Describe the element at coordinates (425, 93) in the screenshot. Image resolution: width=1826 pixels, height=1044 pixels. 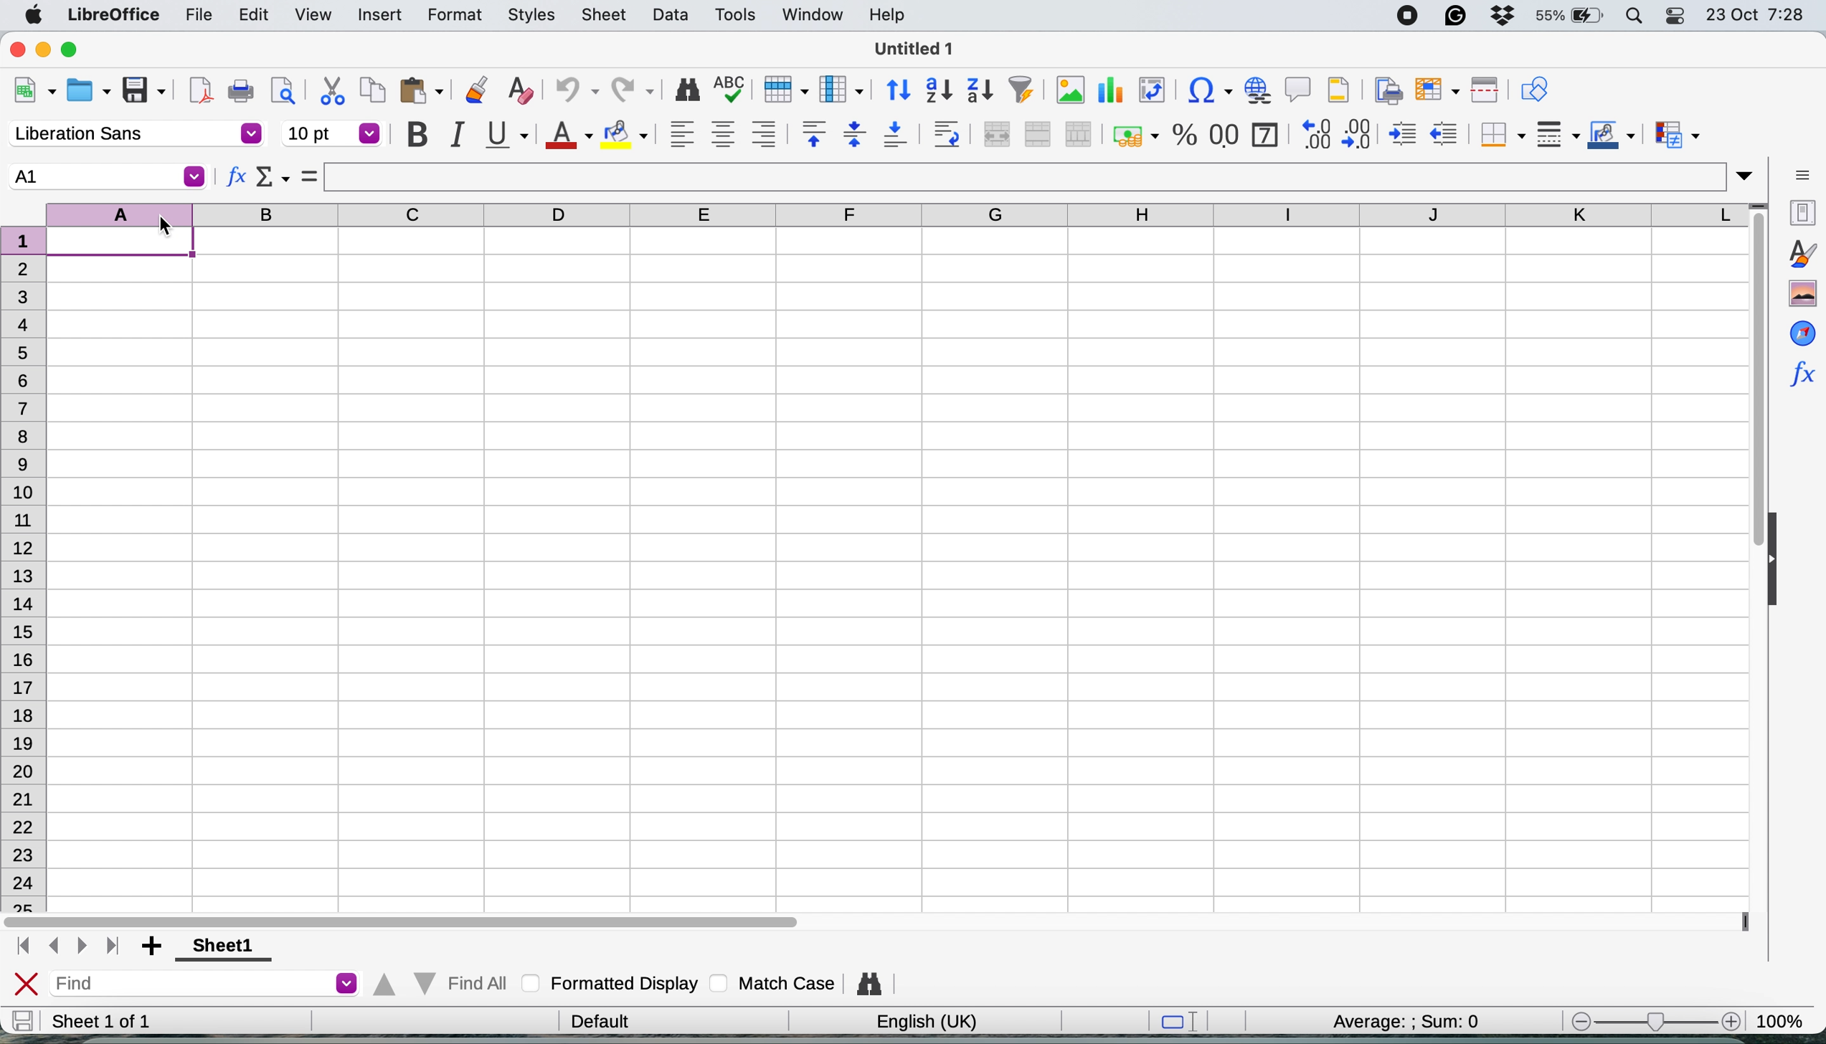
I see `paste` at that location.